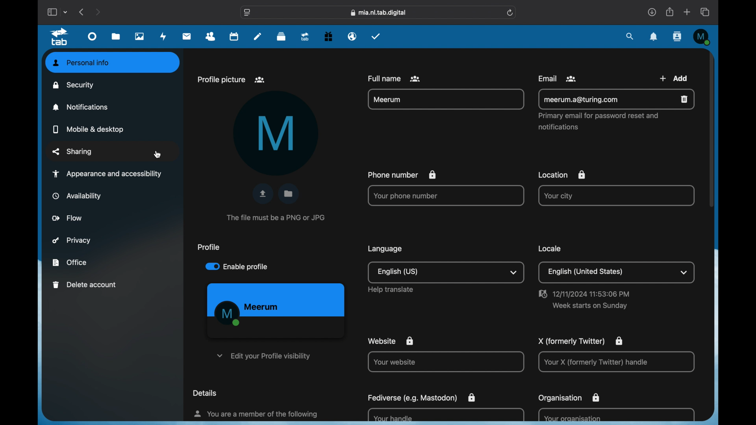  Describe the element at coordinates (235, 37) in the screenshot. I see `calendar` at that location.